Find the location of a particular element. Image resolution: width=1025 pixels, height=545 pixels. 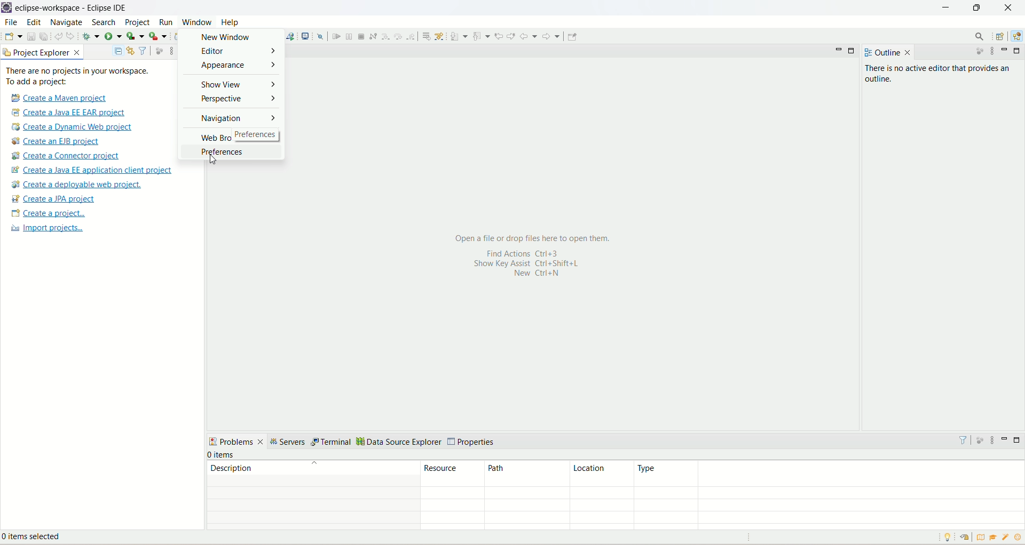

create JPA project is located at coordinates (54, 199).